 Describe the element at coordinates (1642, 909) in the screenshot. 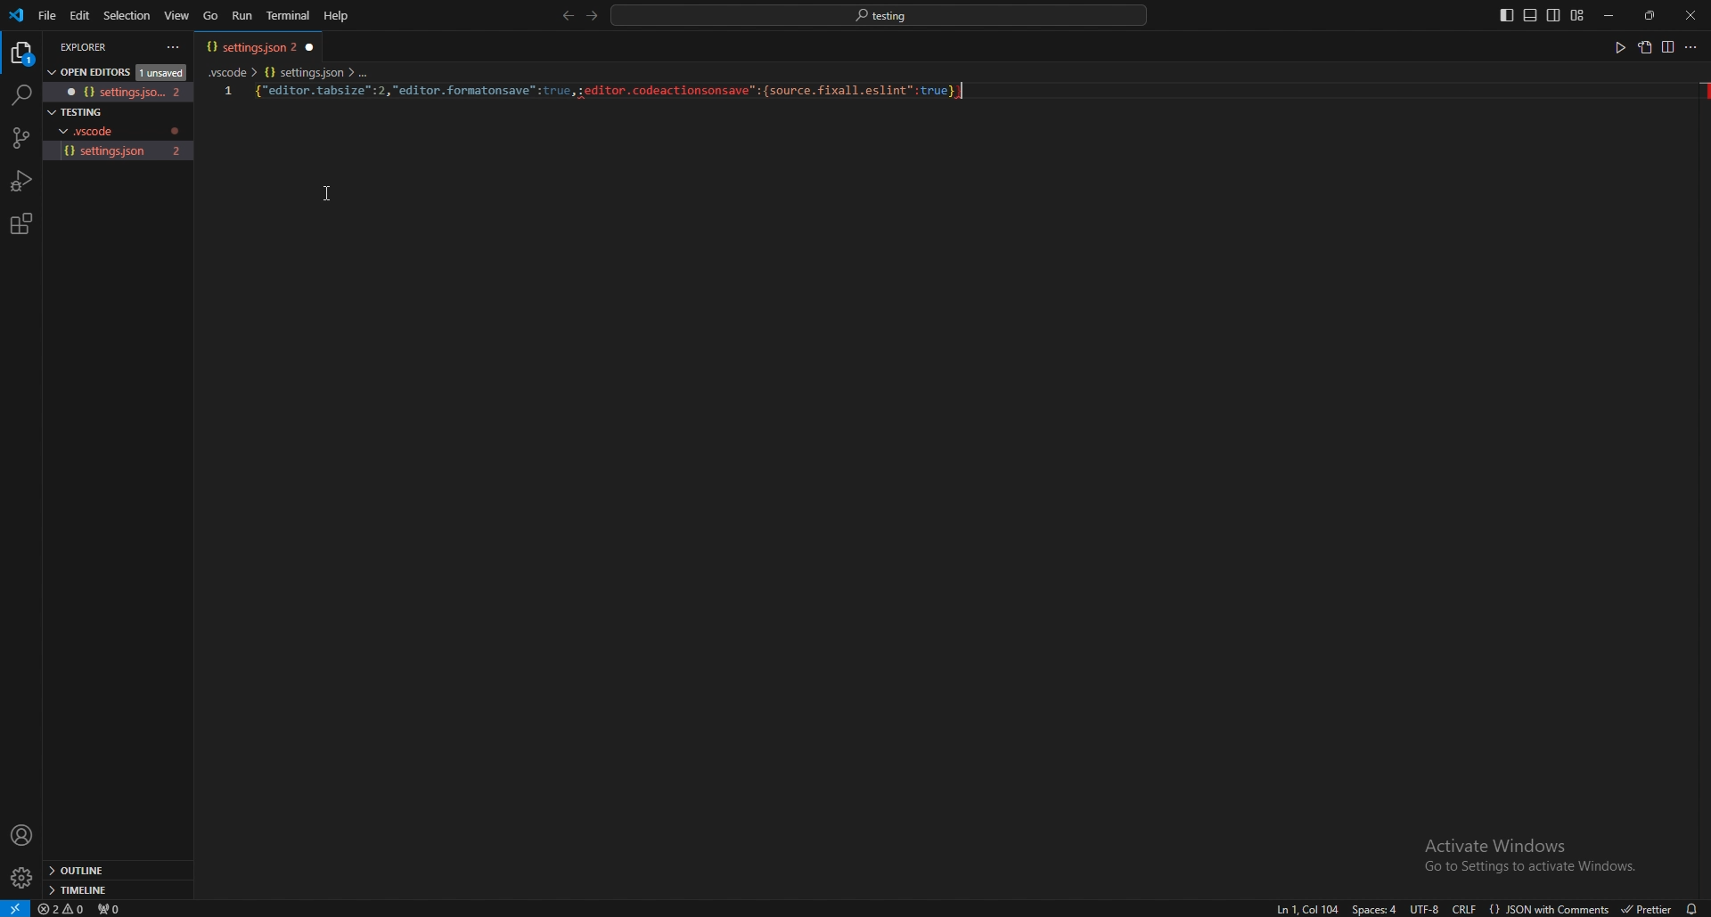

I see `formatter` at that location.